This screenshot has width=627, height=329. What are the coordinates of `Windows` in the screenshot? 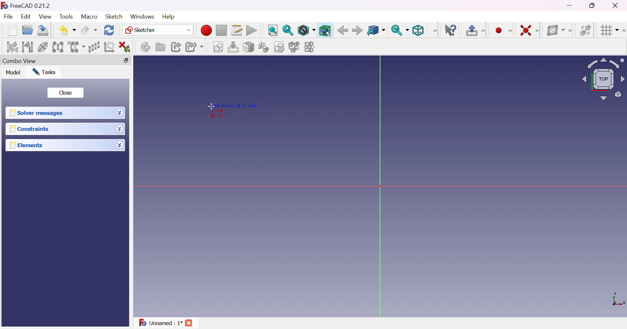 It's located at (142, 17).